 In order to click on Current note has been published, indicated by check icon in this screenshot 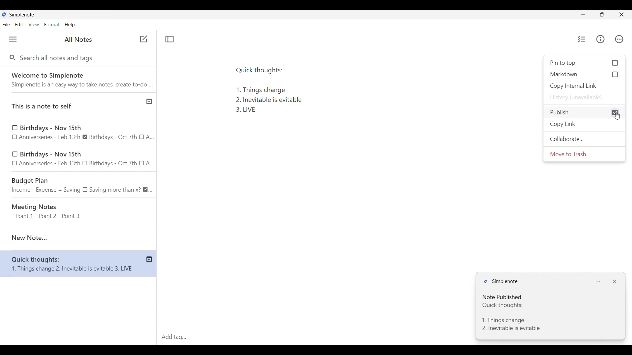, I will do `click(78, 264)`.